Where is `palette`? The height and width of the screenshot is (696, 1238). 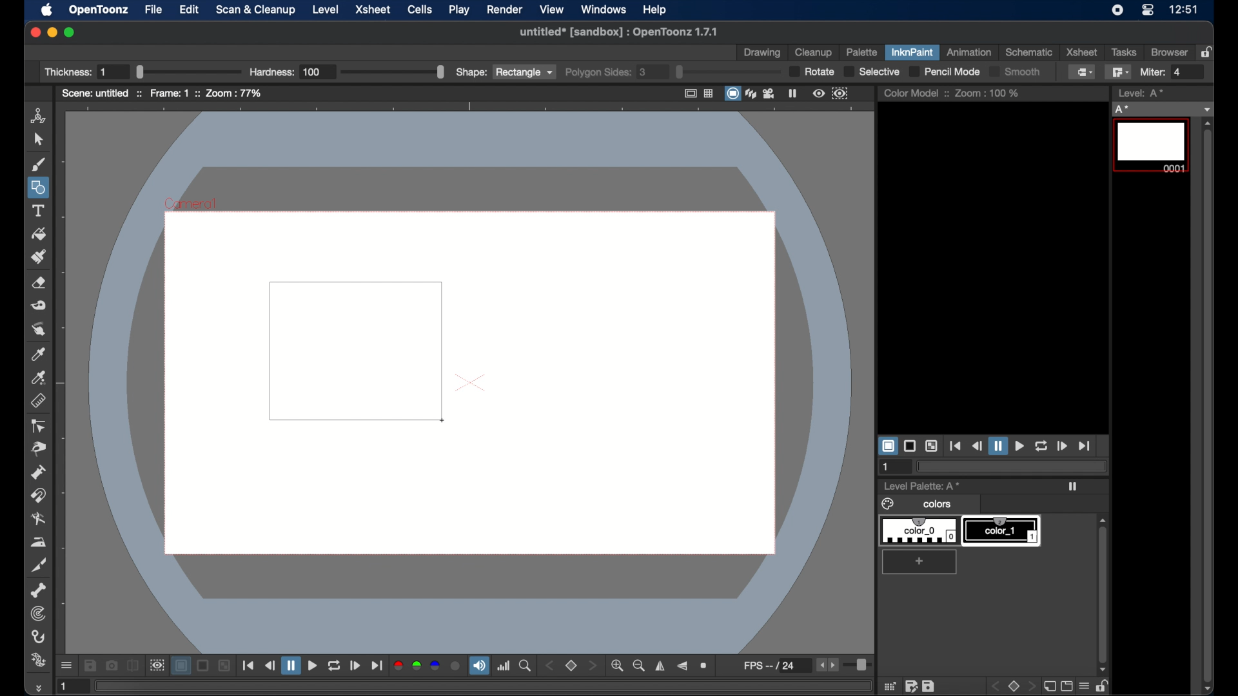
palette is located at coordinates (861, 53).